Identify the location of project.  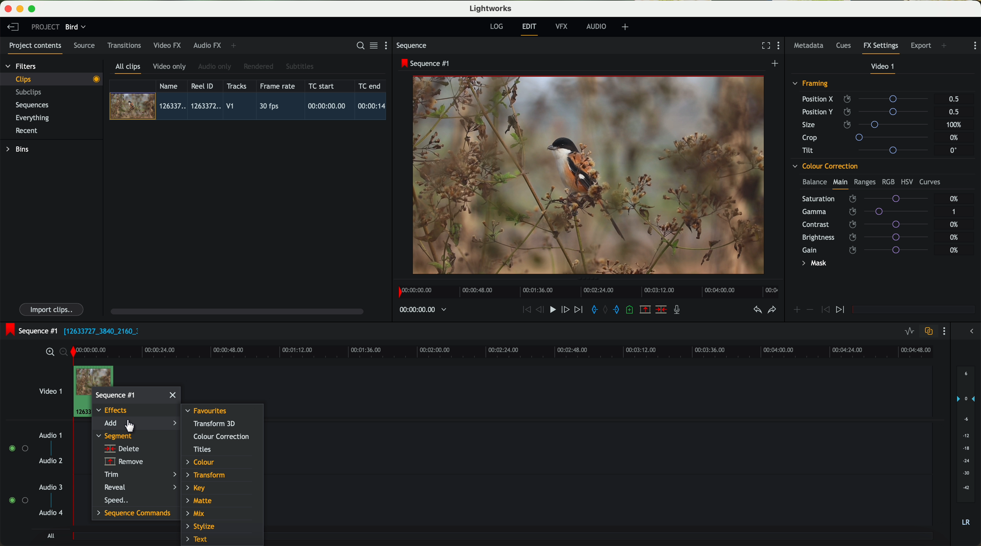
(45, 27).